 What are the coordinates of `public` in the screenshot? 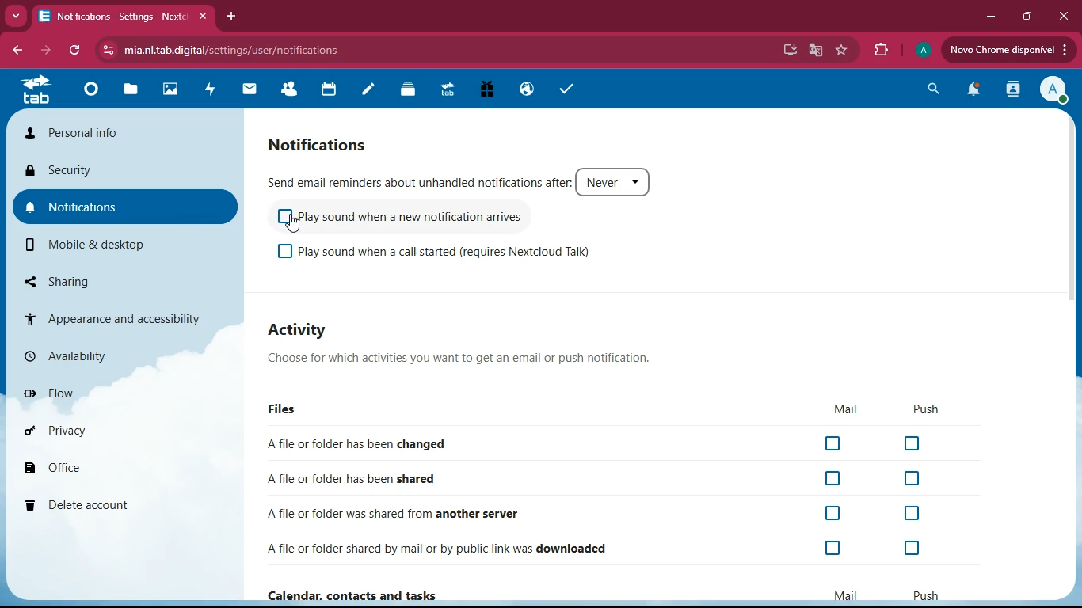 It's located at (524, 88).